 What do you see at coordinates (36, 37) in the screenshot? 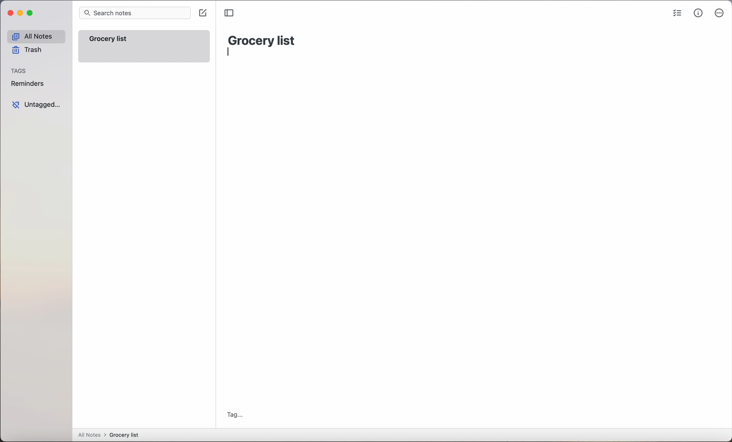
I see `all notes` at bounding box center [36, 37].